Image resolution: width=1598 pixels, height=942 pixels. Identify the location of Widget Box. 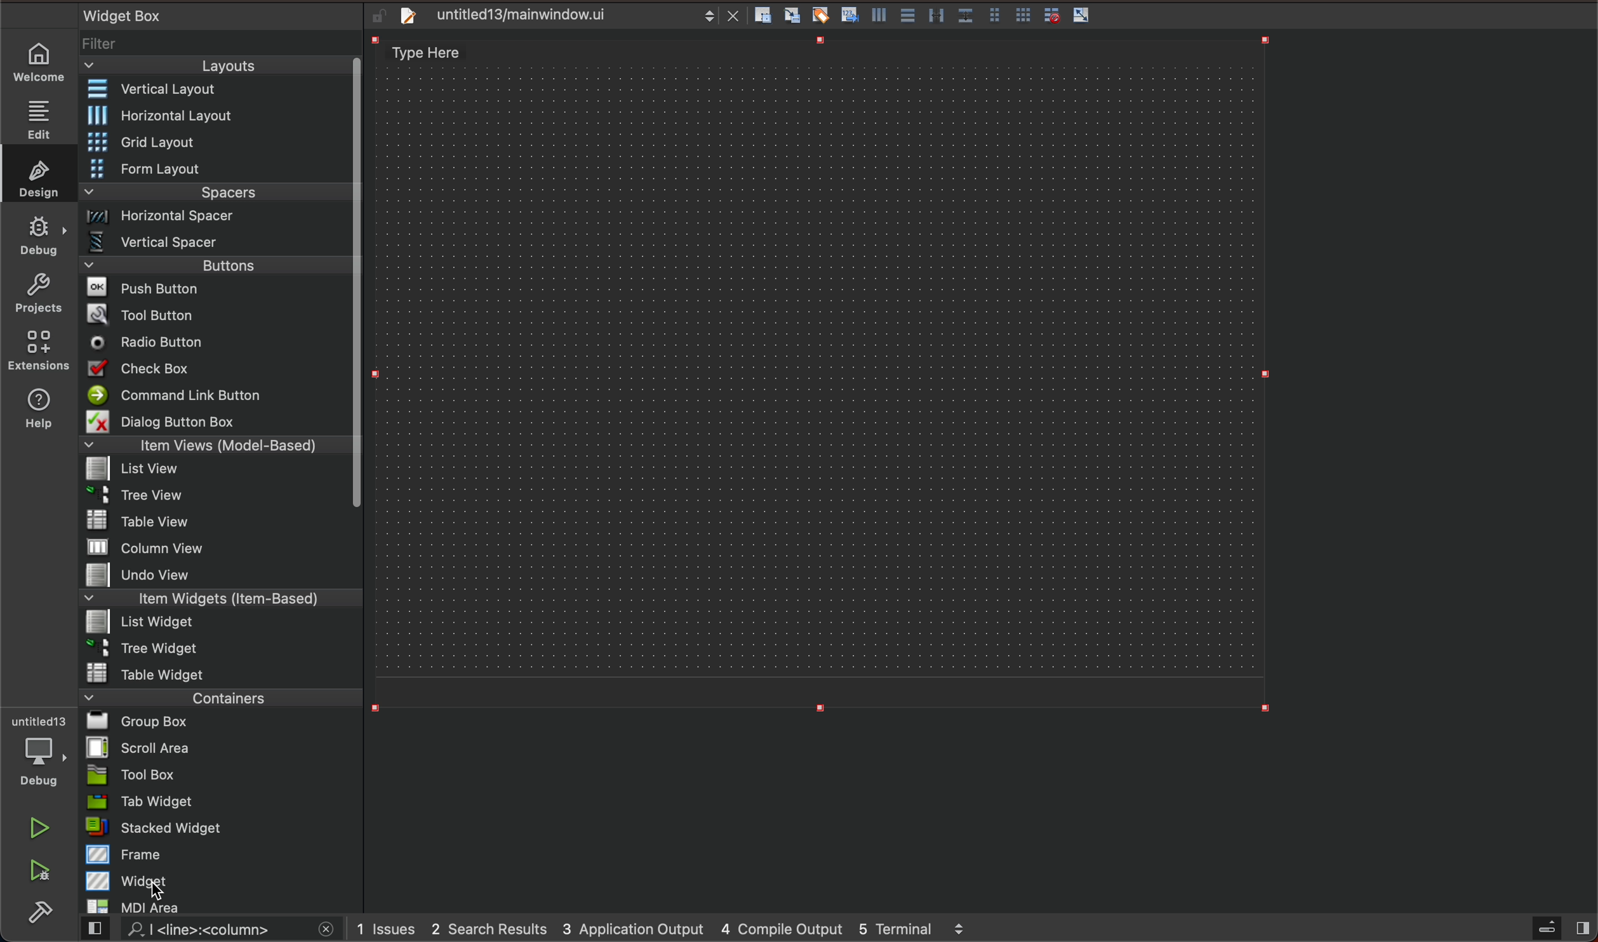
(137, 15).